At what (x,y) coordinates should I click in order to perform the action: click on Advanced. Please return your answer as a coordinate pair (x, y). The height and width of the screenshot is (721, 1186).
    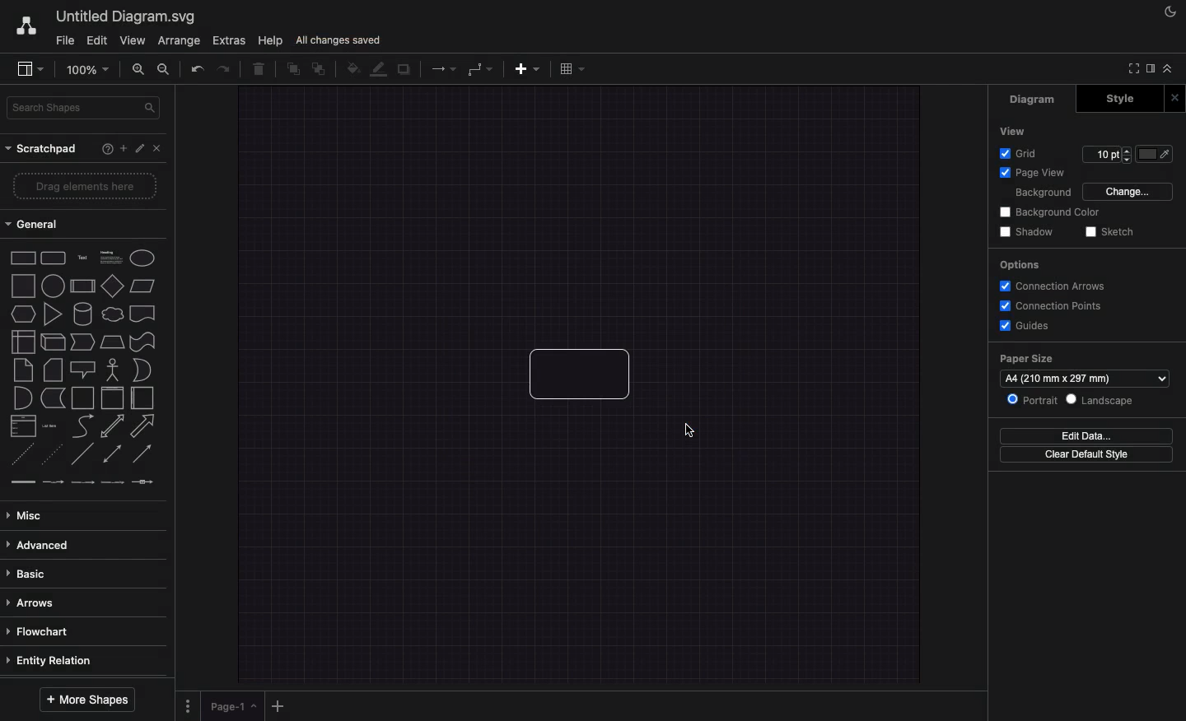
    Looking at the image, I should click on (40, 547).